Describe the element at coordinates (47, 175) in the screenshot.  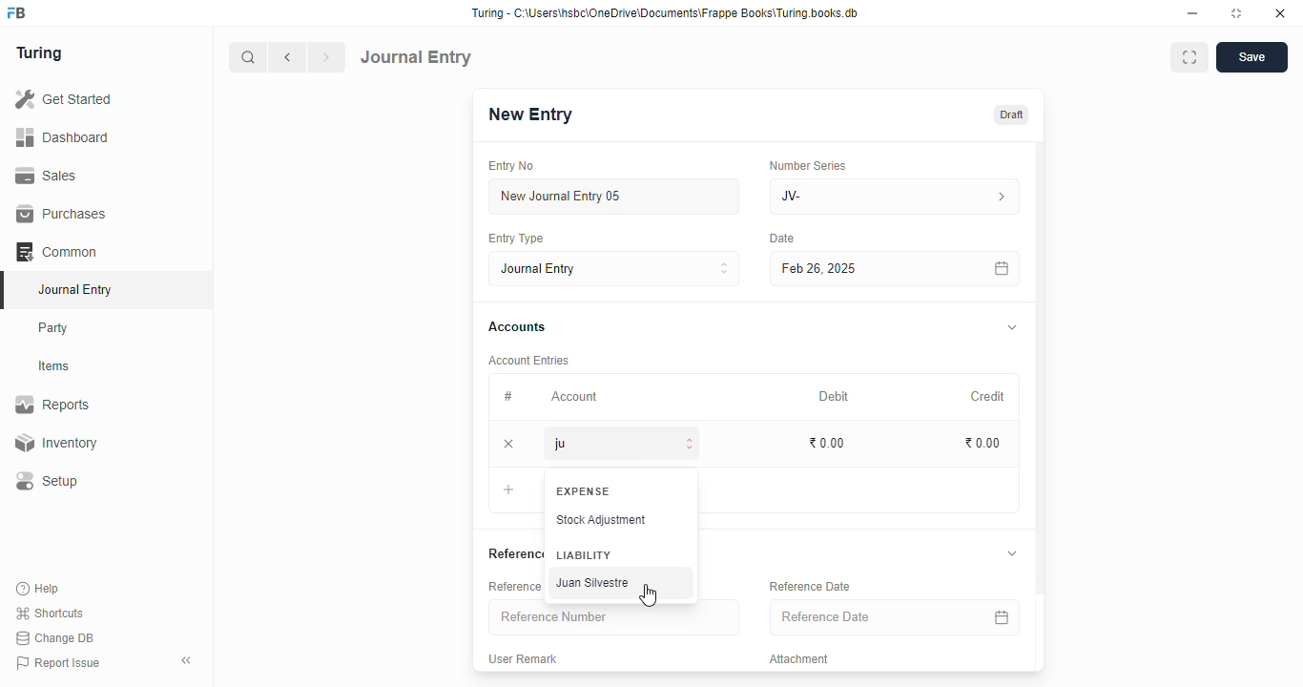
I see `sales` at that location.